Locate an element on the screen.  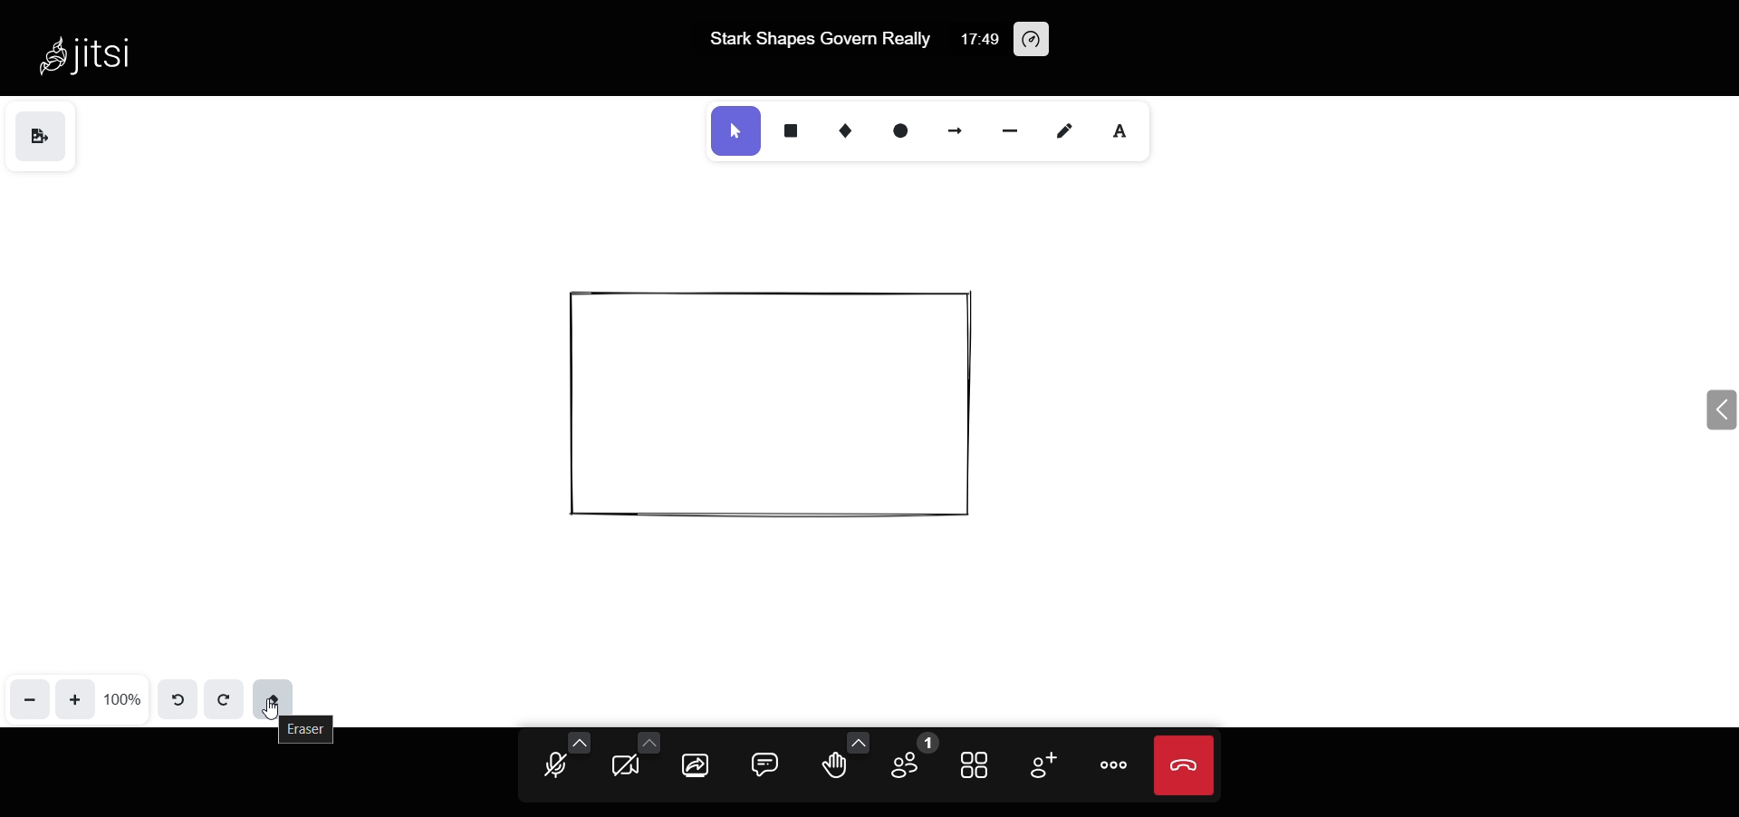
more camera setting is located at coordinates (649, 739).